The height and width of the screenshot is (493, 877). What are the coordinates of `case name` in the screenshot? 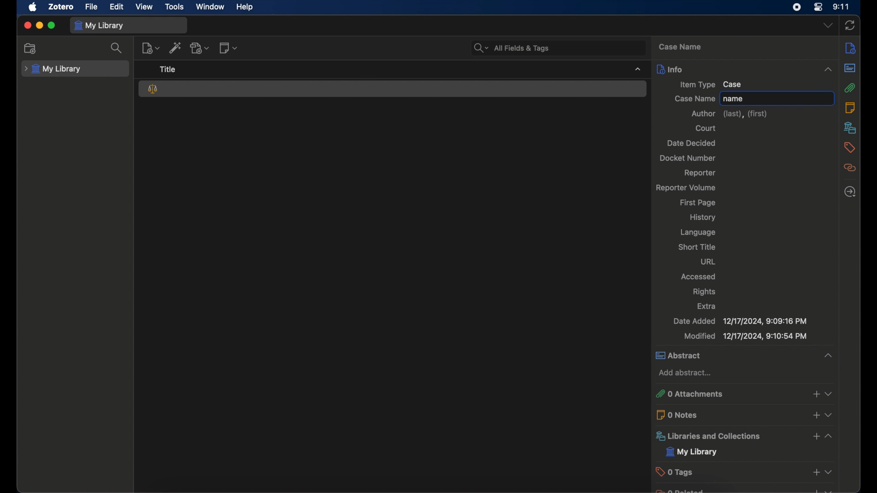 It's located at (681, 47).